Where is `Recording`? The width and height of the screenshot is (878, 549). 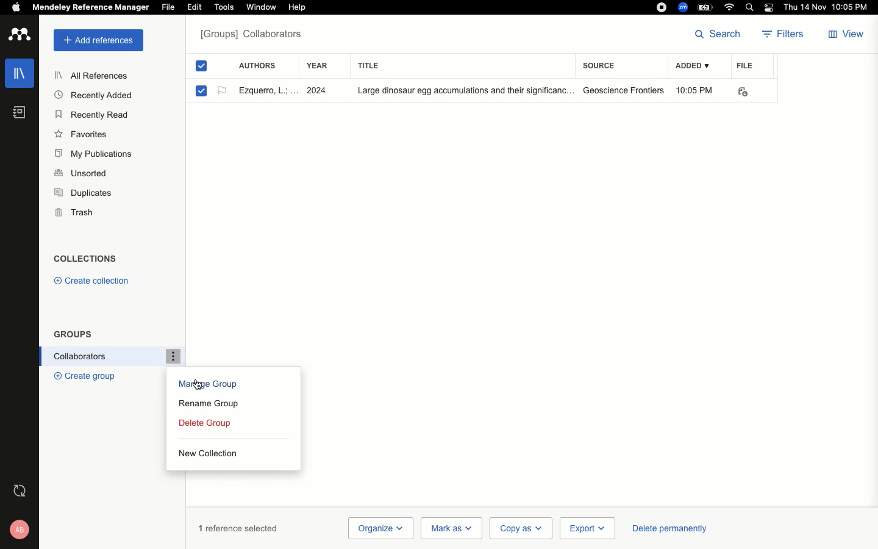
Recording is located at coordinates (662, 7).